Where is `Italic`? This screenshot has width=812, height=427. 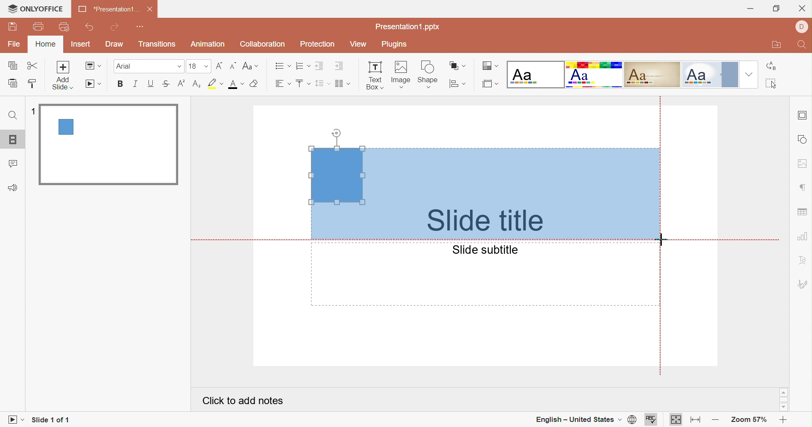
Italic is located at coordinates (134, 84).